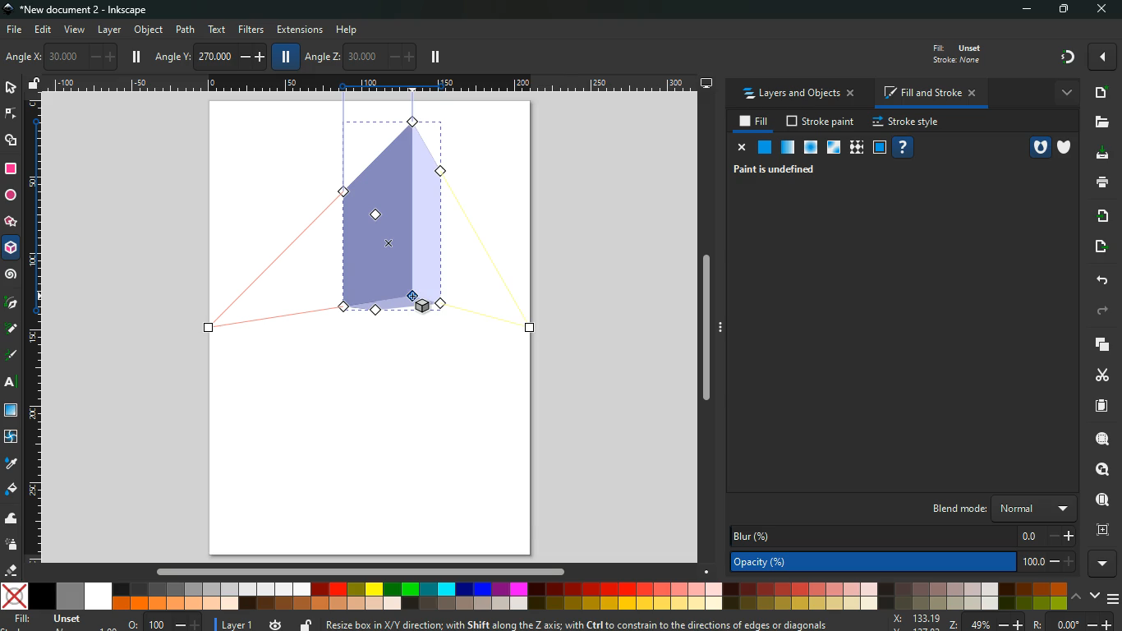 This screenshot has width=1122, height=631. Describe the element at coordinates (1101, 182) in the screenshot. I see `print` at that location.